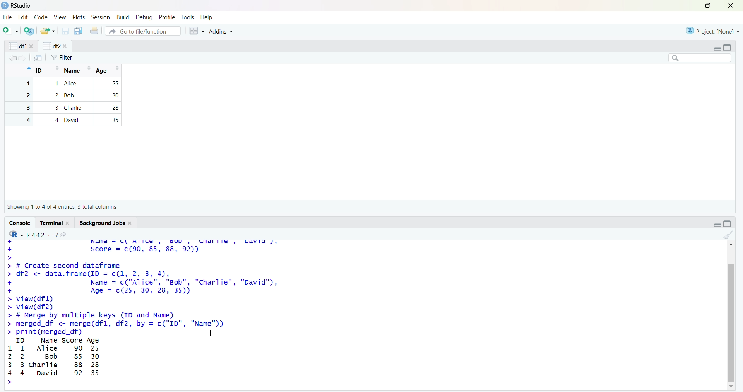 The width and height of the screenshot is (743, 392). What do you see at coordinates (206, 17) in the screenshot?
I see `Help` at bounding box center [206, 17].